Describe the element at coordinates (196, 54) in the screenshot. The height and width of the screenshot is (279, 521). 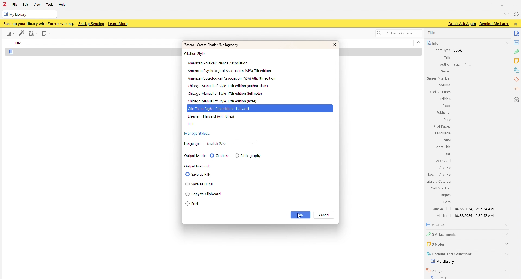
I see `Citation Style:` at that location.